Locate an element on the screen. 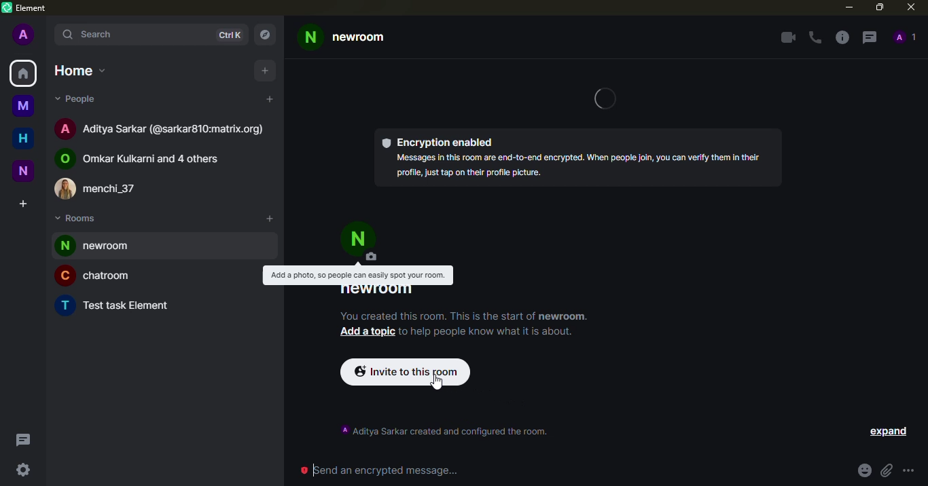 This screenshot has height=486, width=928. people is located at coordinates (904, 37).